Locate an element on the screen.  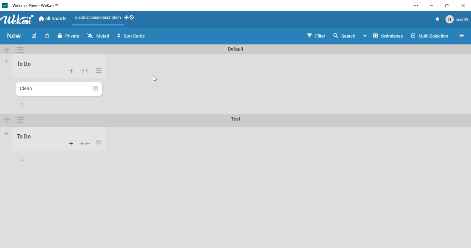
muted is located at coordinates (99, 35).